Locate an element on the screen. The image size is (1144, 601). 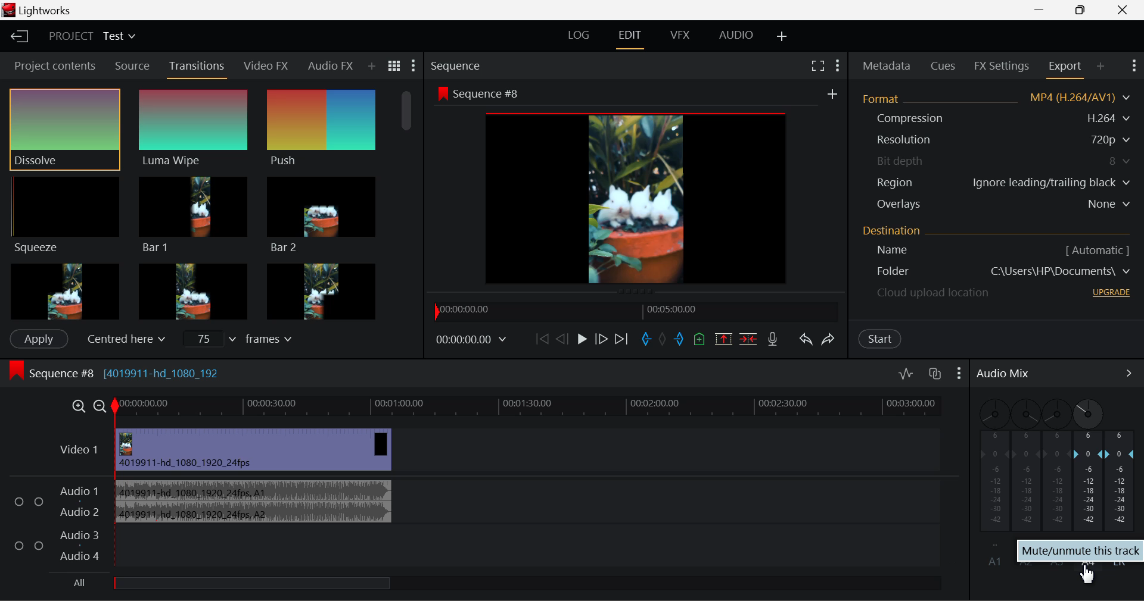
Format is located at coordinates (995, 99).